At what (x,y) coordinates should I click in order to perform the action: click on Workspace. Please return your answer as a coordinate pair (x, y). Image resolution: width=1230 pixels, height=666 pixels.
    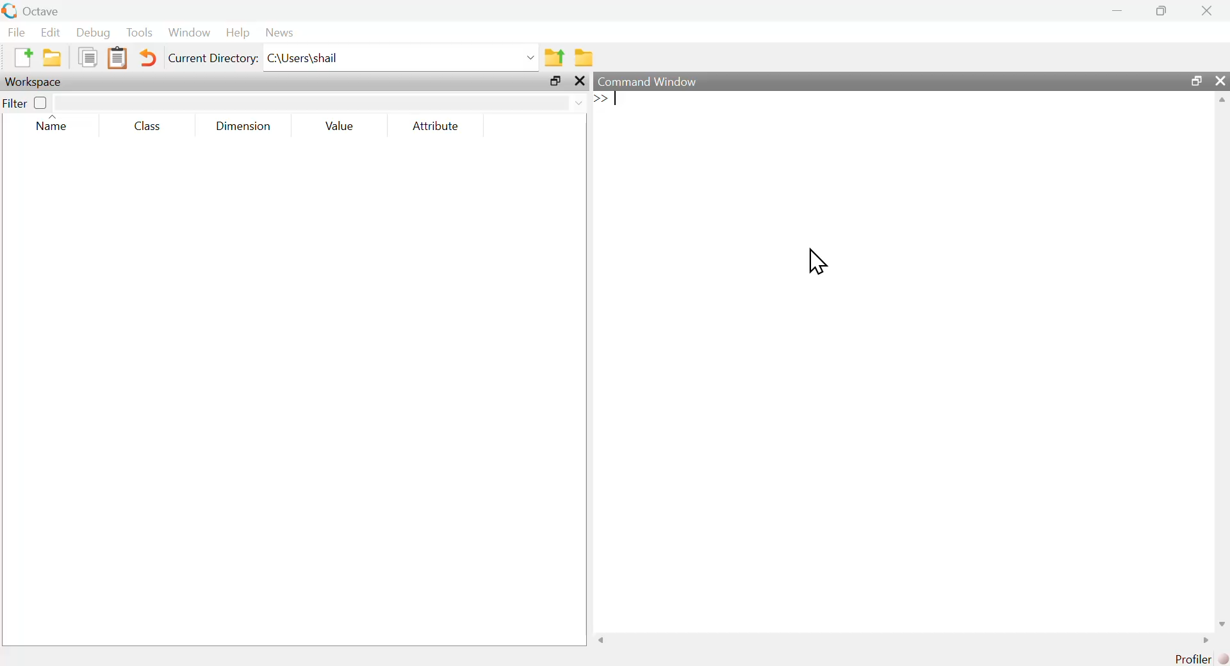
    Looking at the image, I should click on (35, 82).